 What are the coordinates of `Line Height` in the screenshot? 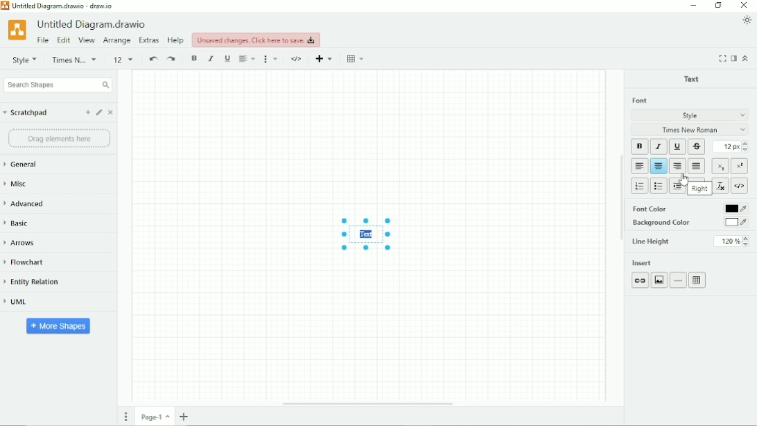 It's located at (668, 241).